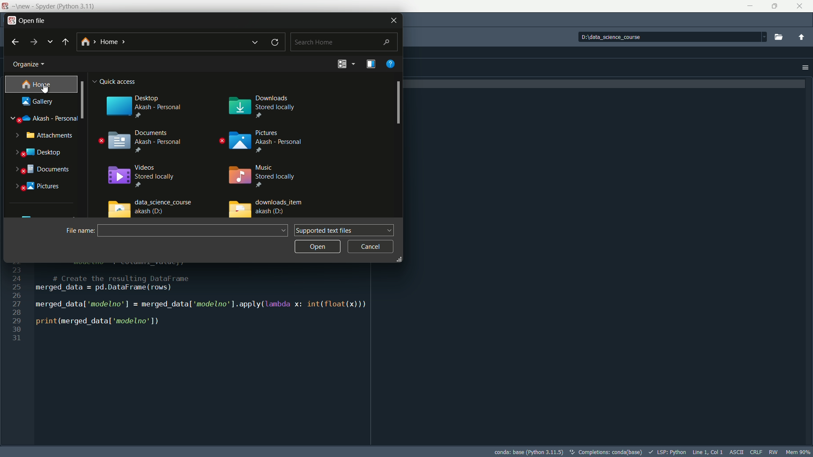 The height and width of the screenshot is (457, 813). Describe the element at coordinates (141, 104) in the screenshot. I see `desktop` at that location.